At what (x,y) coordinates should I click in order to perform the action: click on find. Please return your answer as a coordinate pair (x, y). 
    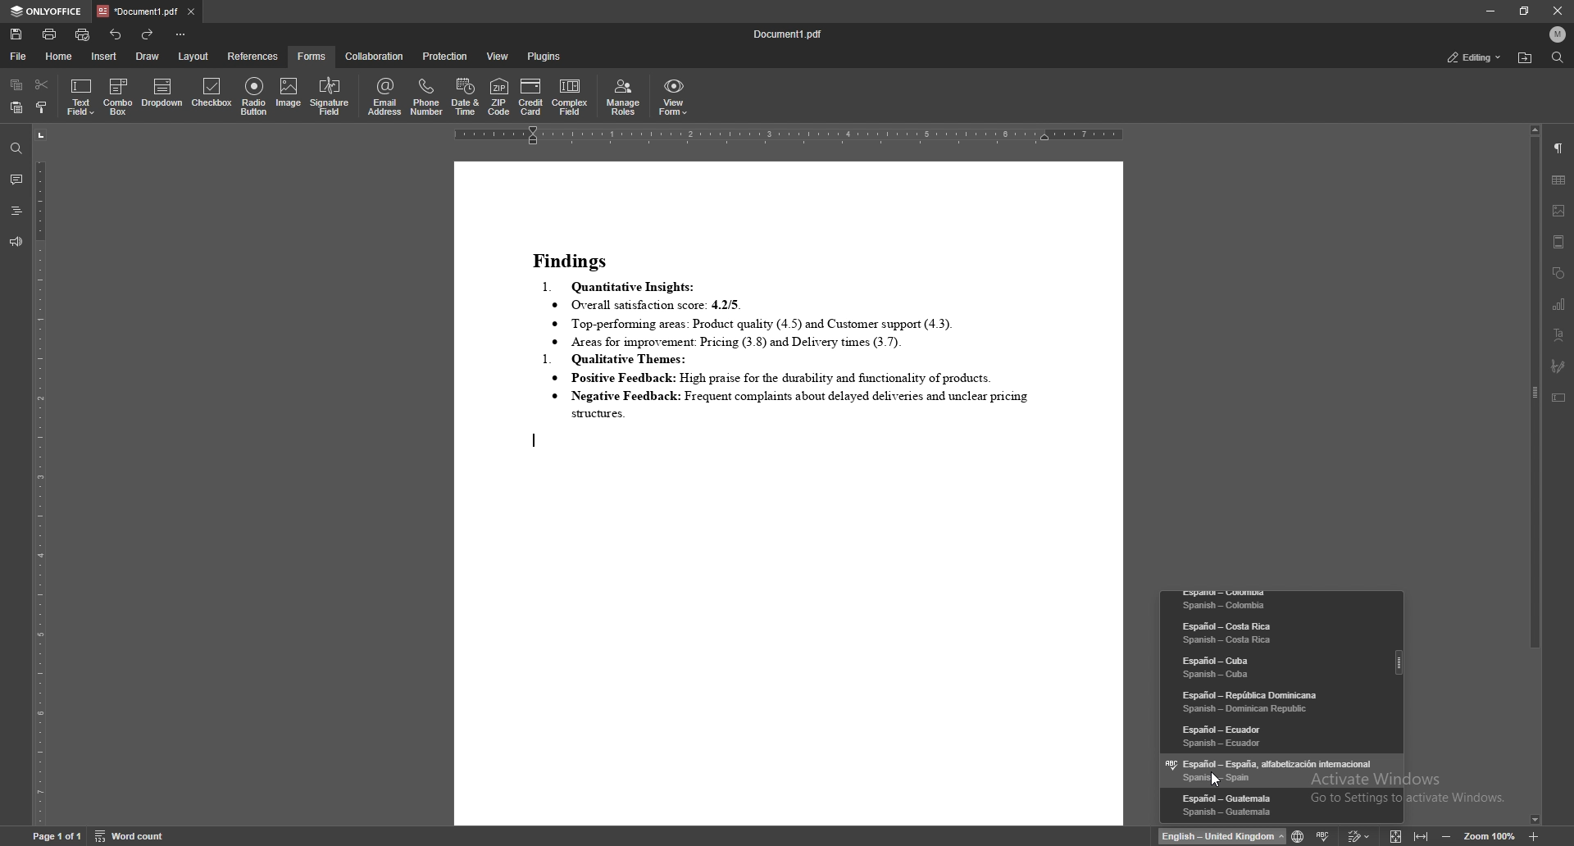
    Looking at the image, I should click on (1558, 57).